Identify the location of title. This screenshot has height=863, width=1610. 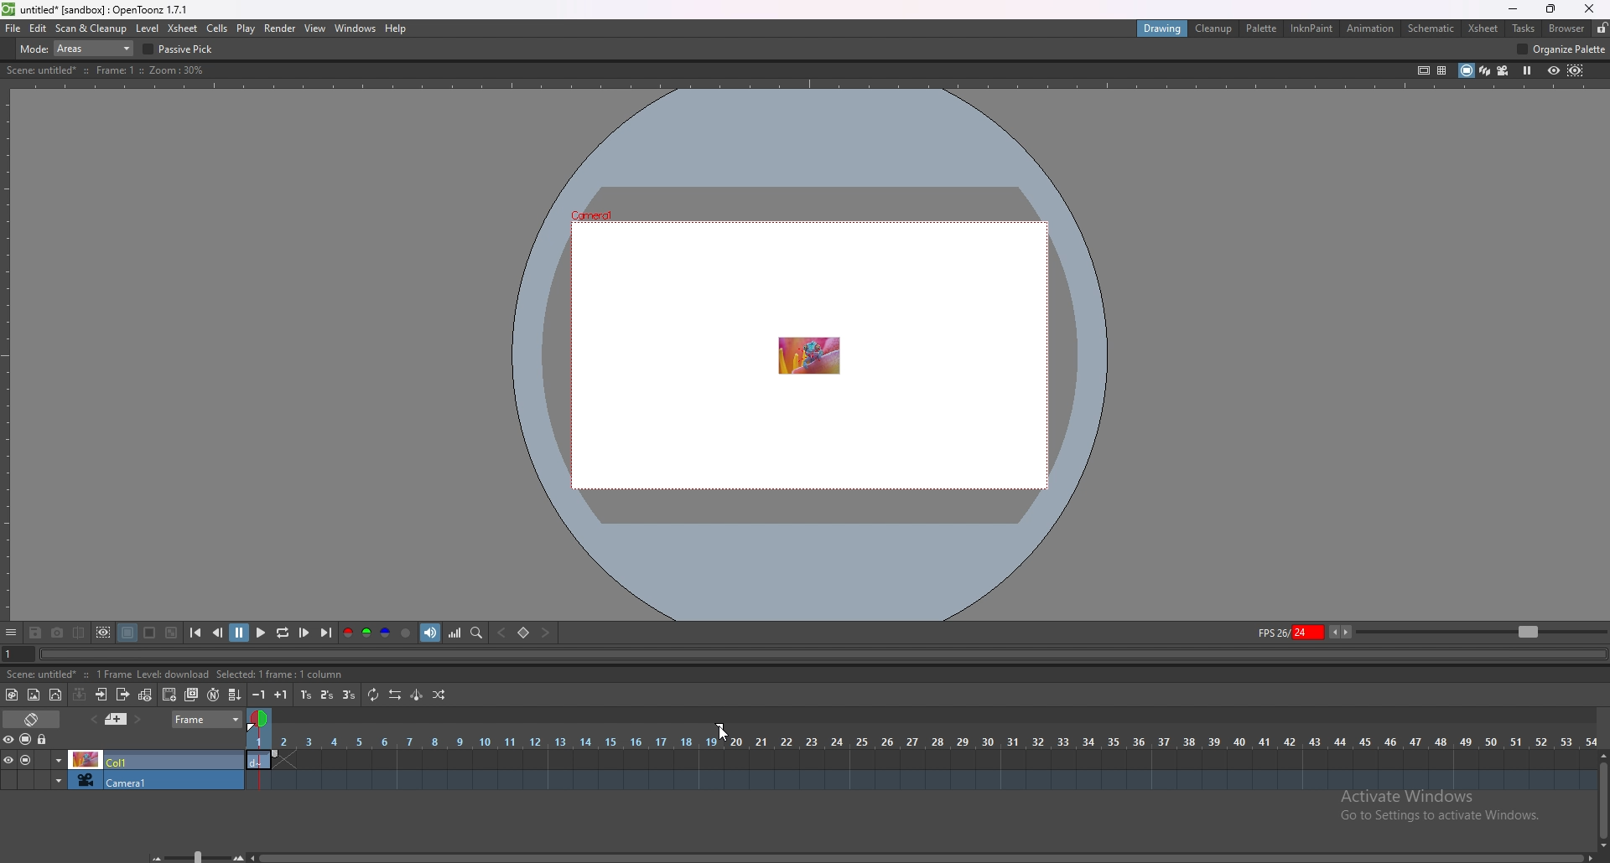
(98, 10).